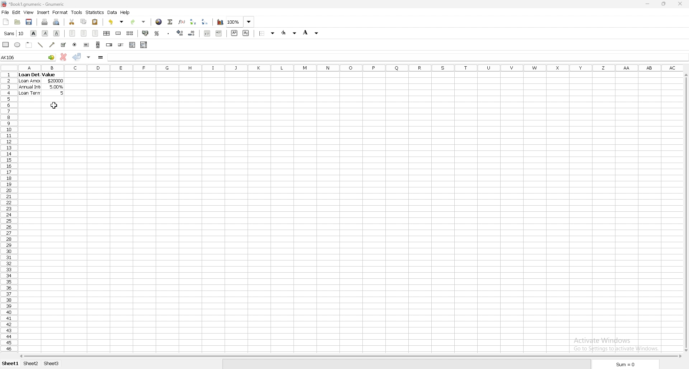  What do you see at coordinates (193, 22) in the screenshot?
I see `sort ascending` at bounding box center [193, 22].